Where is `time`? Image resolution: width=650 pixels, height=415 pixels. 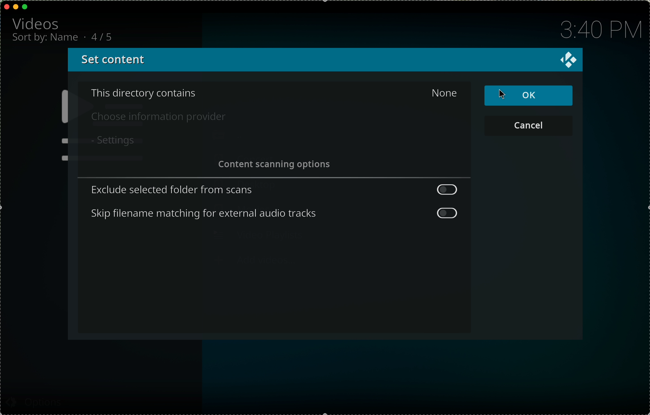
time is located at coordinates (599, 30).